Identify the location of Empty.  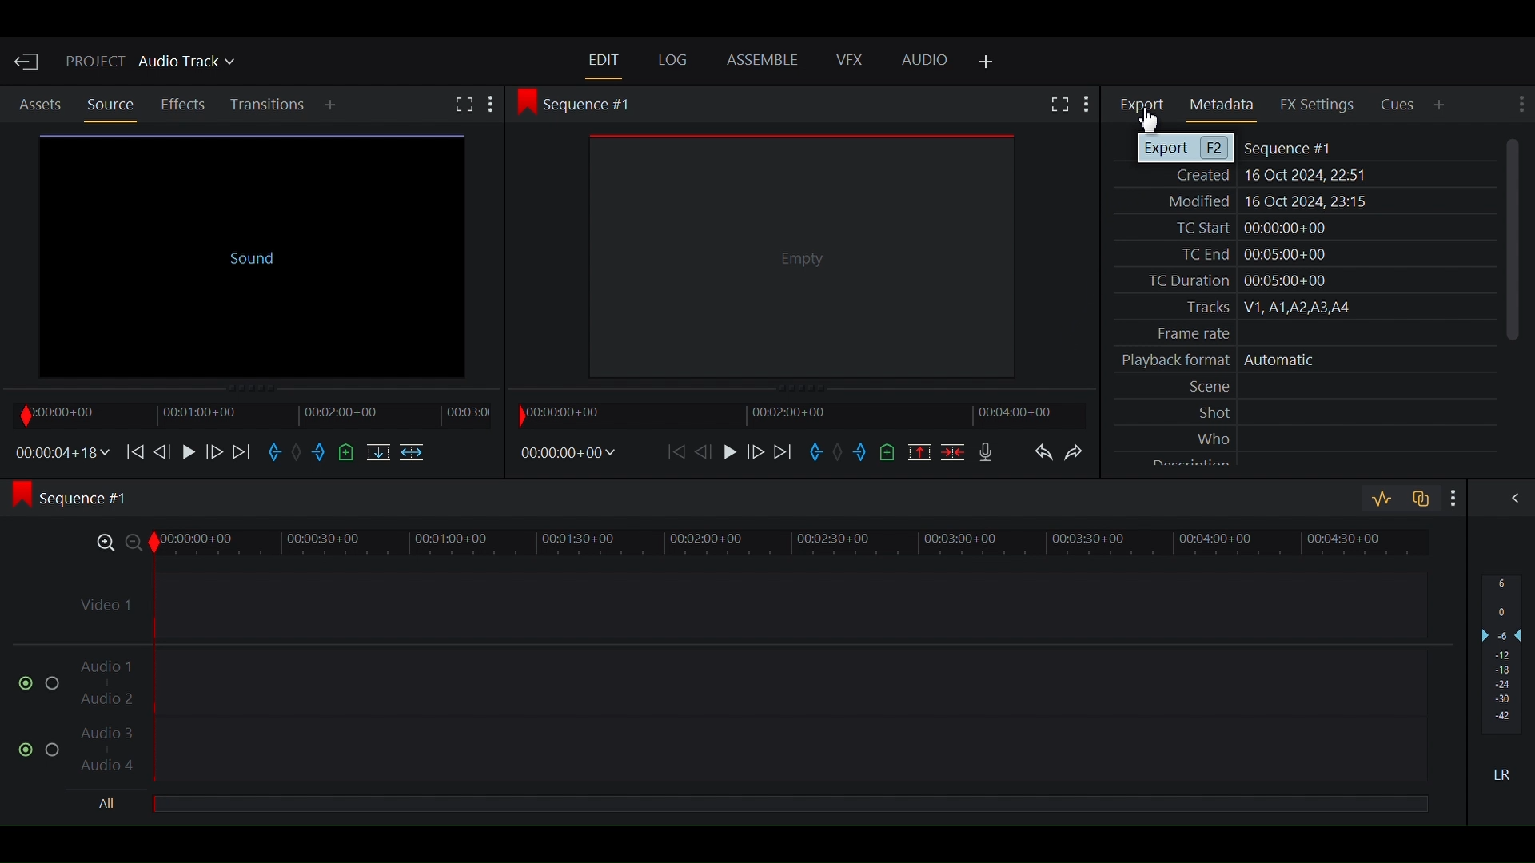
(803, 257).